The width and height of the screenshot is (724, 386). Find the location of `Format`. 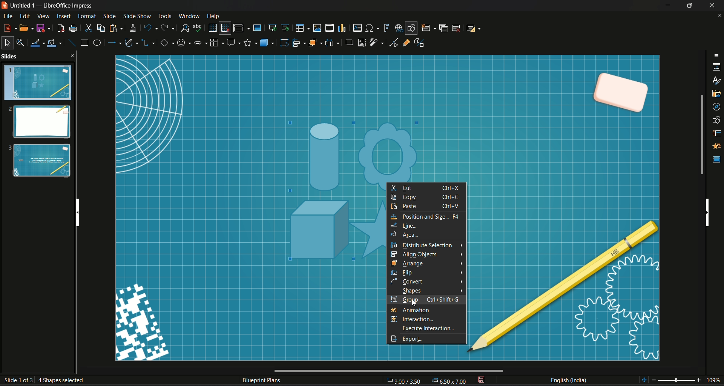

Format is located at coordinates (87, 16).